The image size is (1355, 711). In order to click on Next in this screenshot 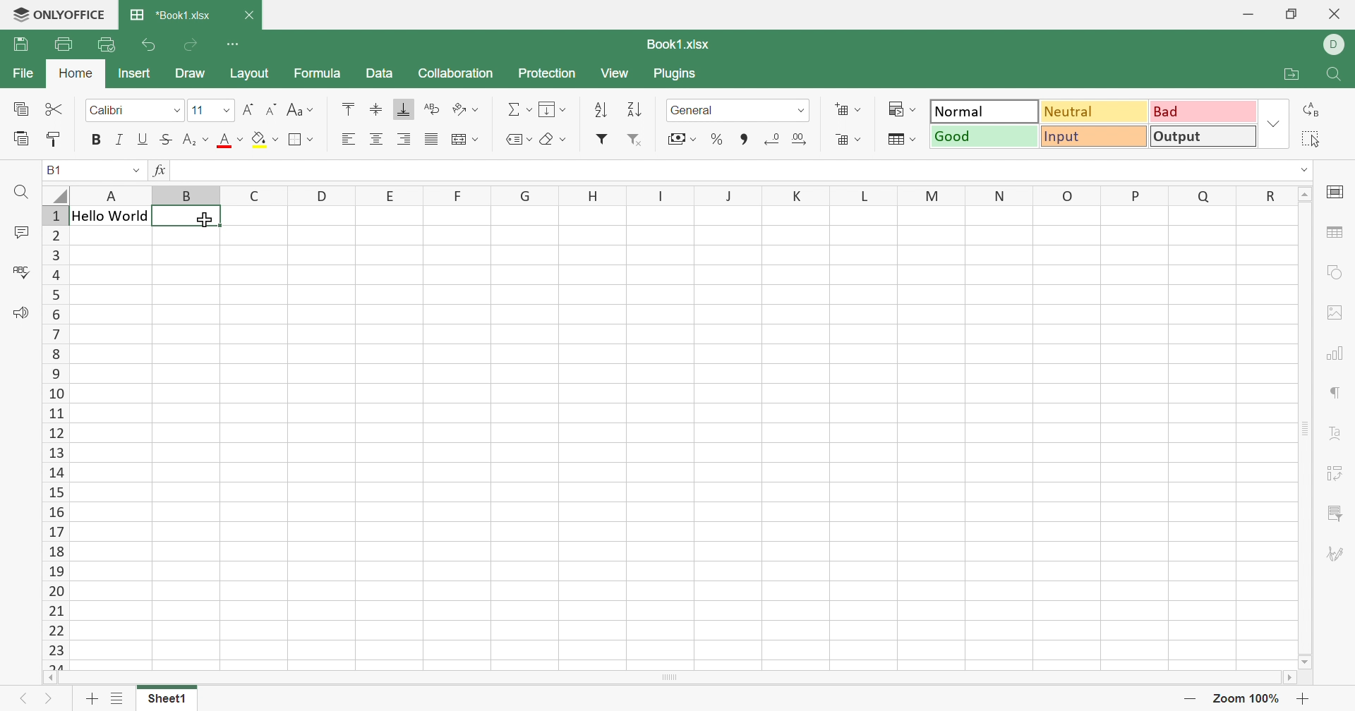, I will do `click(50, 699)`.